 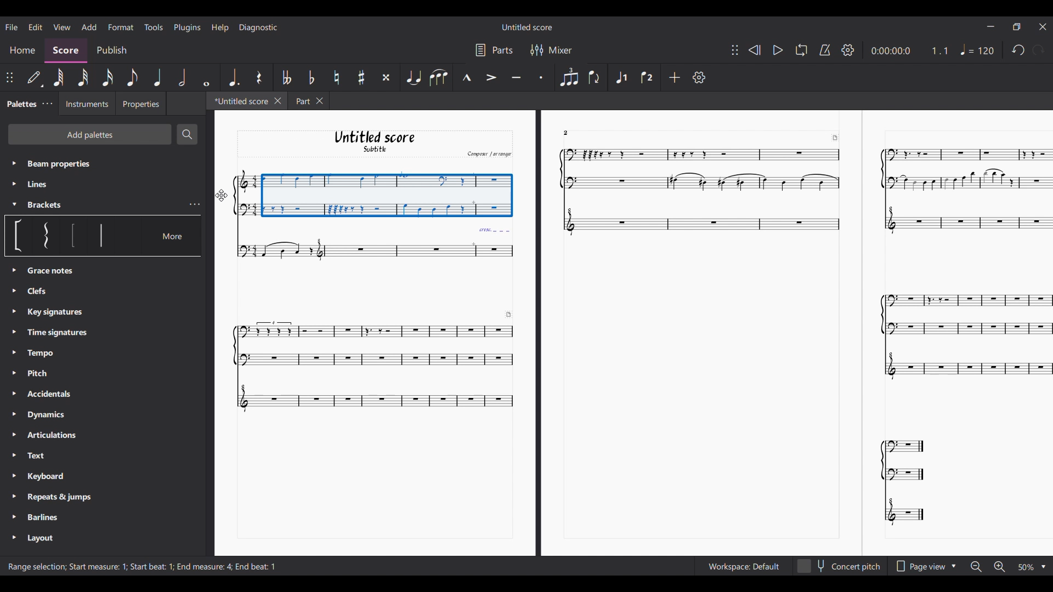 What do you see at coordinates (699, 77) in the screenshot?
I see `Settings` at bounding box center [699, 77].